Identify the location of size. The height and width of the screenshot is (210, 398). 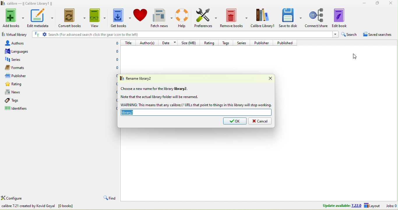
(190, 42).